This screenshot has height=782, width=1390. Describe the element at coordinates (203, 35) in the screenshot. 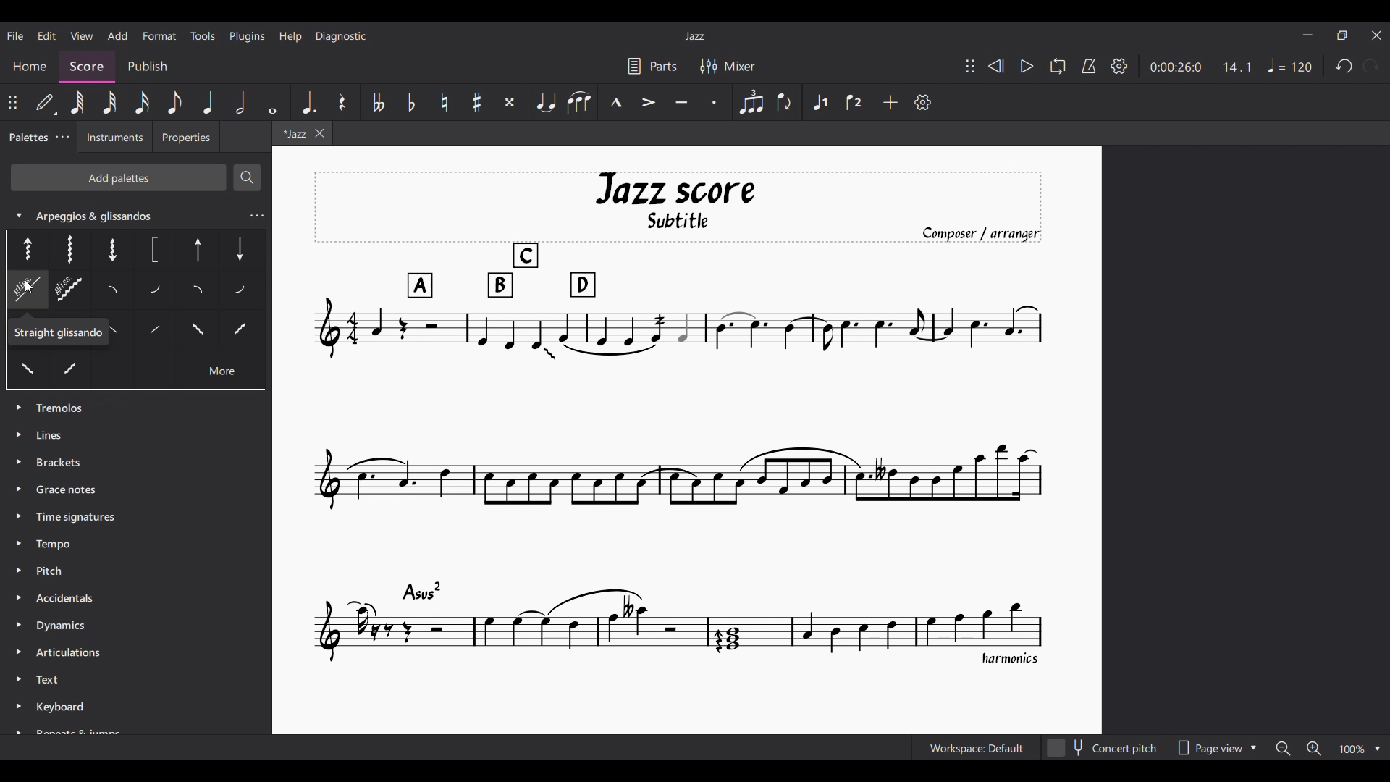

I see `Tools menu` at that location.